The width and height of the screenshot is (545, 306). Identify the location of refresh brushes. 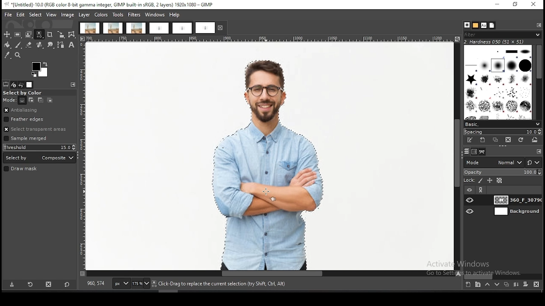
(520, 140).